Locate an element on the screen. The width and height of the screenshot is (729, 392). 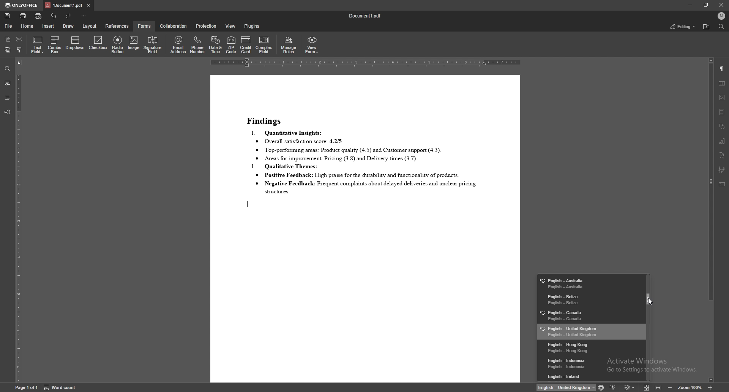
signature field is located at coordinates (152, 45).